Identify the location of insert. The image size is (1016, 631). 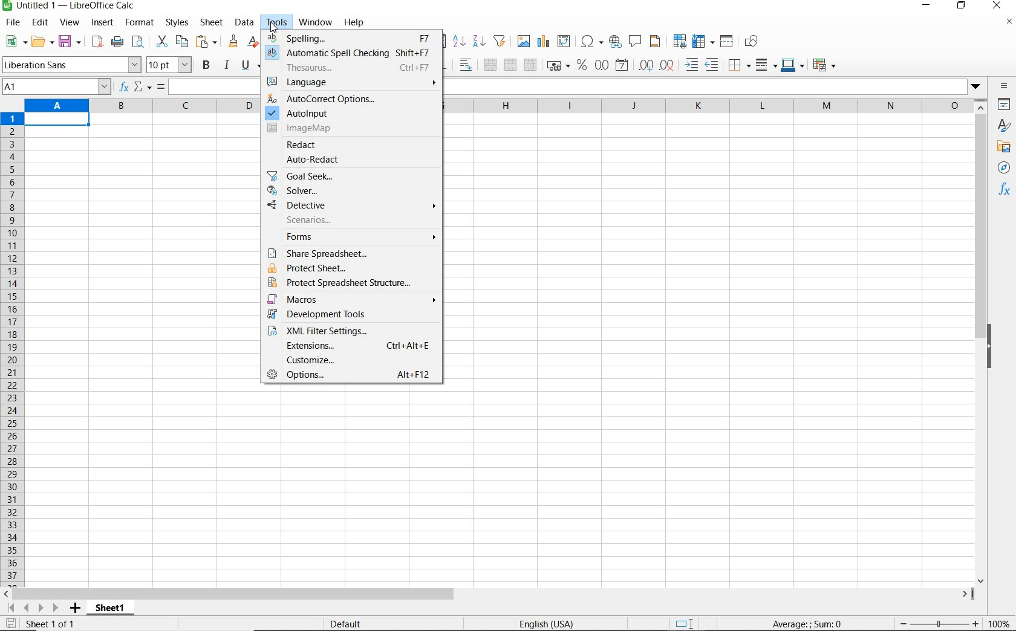
(103, 22).